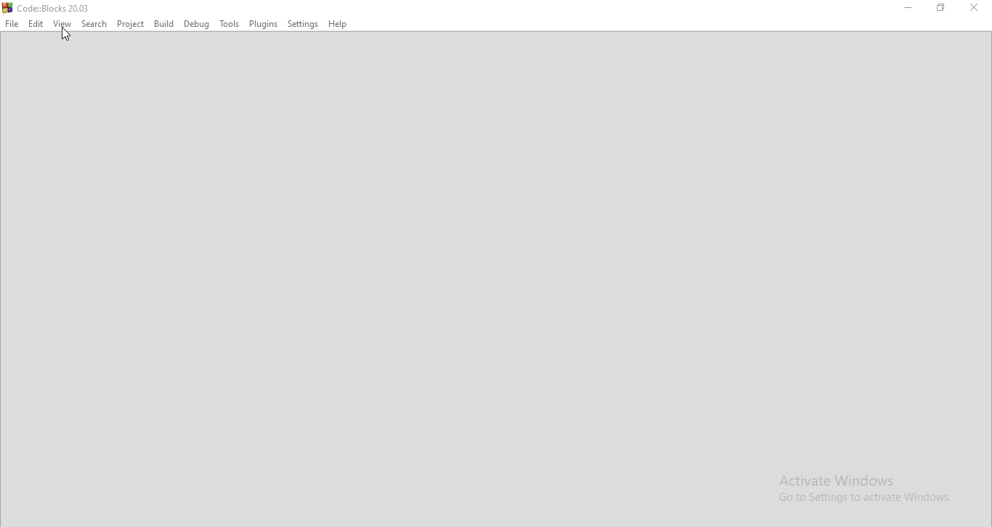  Describe the element at coordinates (303, 23) in the screenshot. I see `Settings ` at that location.